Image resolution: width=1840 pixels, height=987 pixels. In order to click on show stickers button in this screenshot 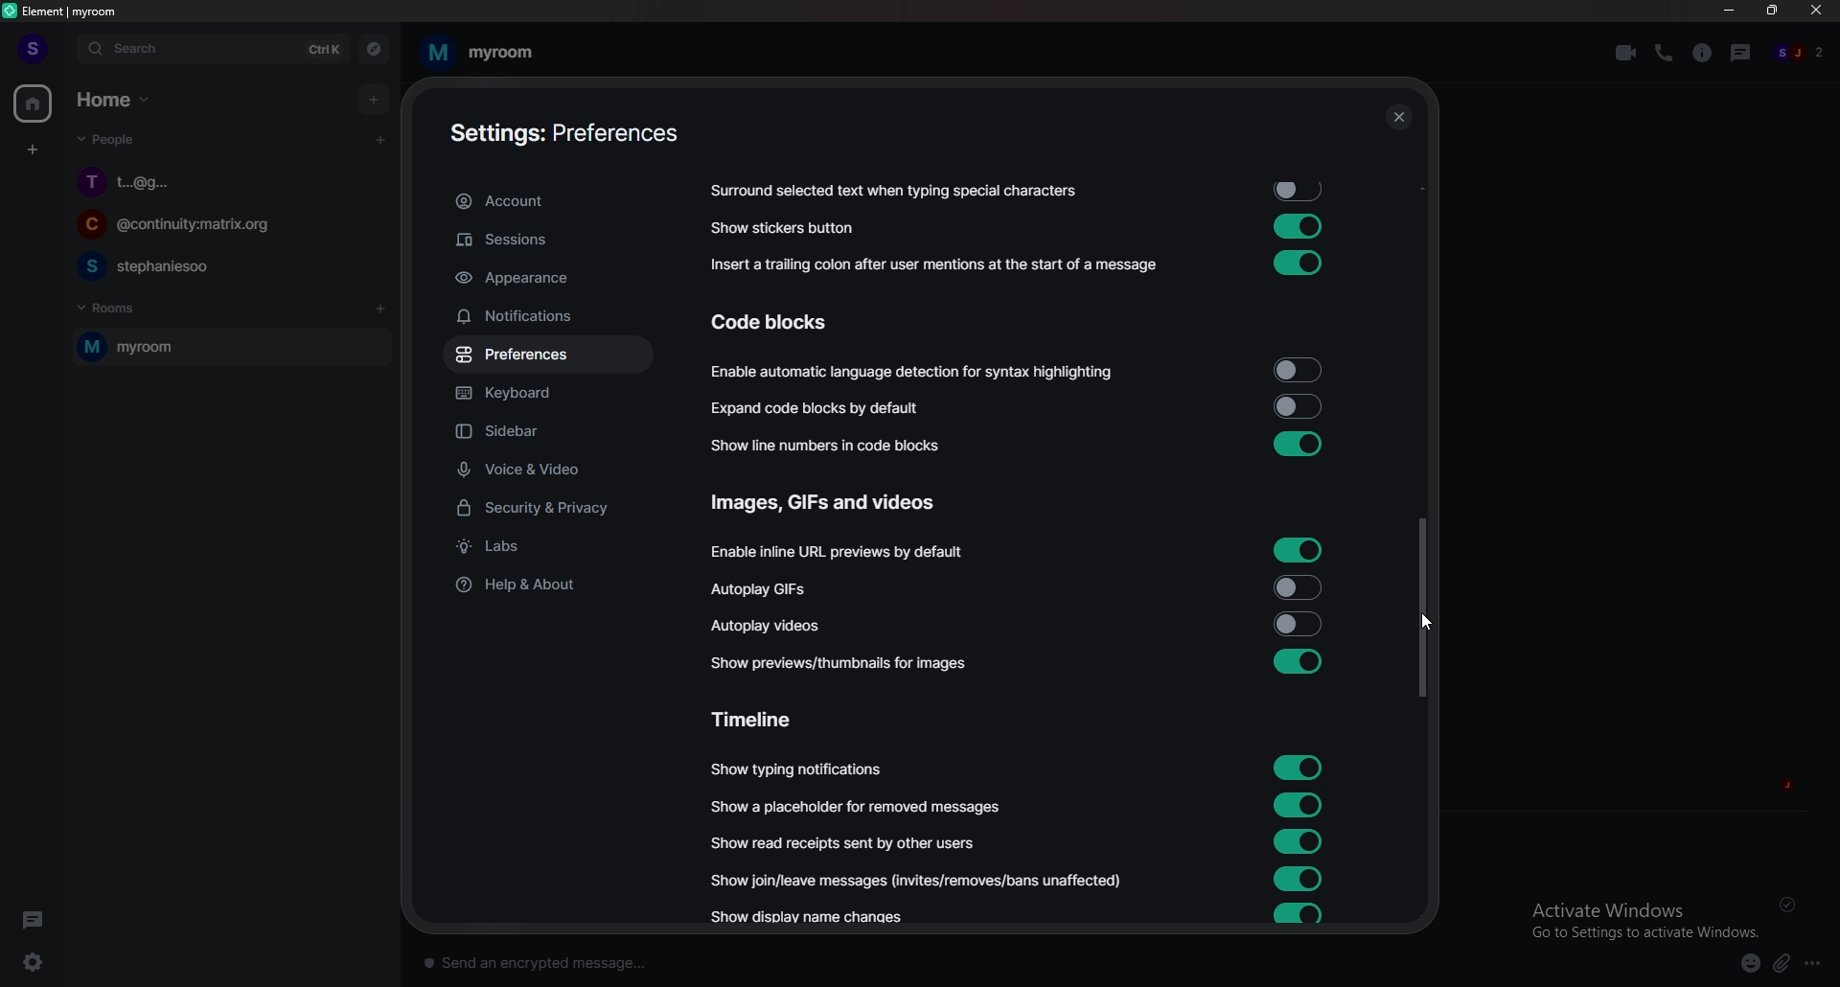, I will do `click(784, 228)`.